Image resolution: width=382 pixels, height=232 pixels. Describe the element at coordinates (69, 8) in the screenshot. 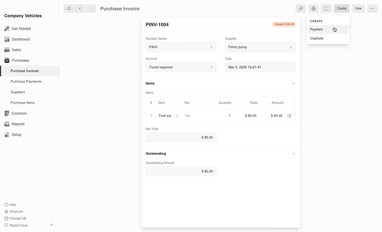

I see `search` at that location.